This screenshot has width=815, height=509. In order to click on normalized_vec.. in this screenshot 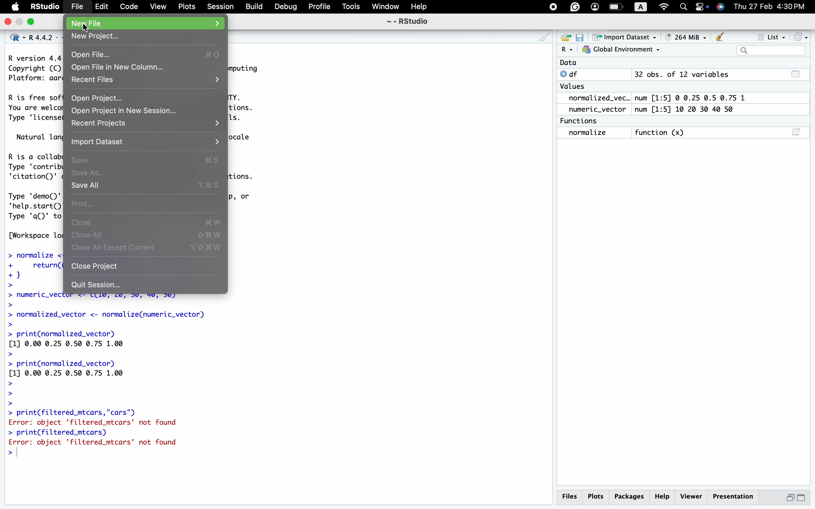, I will do `click(597, 97)`.